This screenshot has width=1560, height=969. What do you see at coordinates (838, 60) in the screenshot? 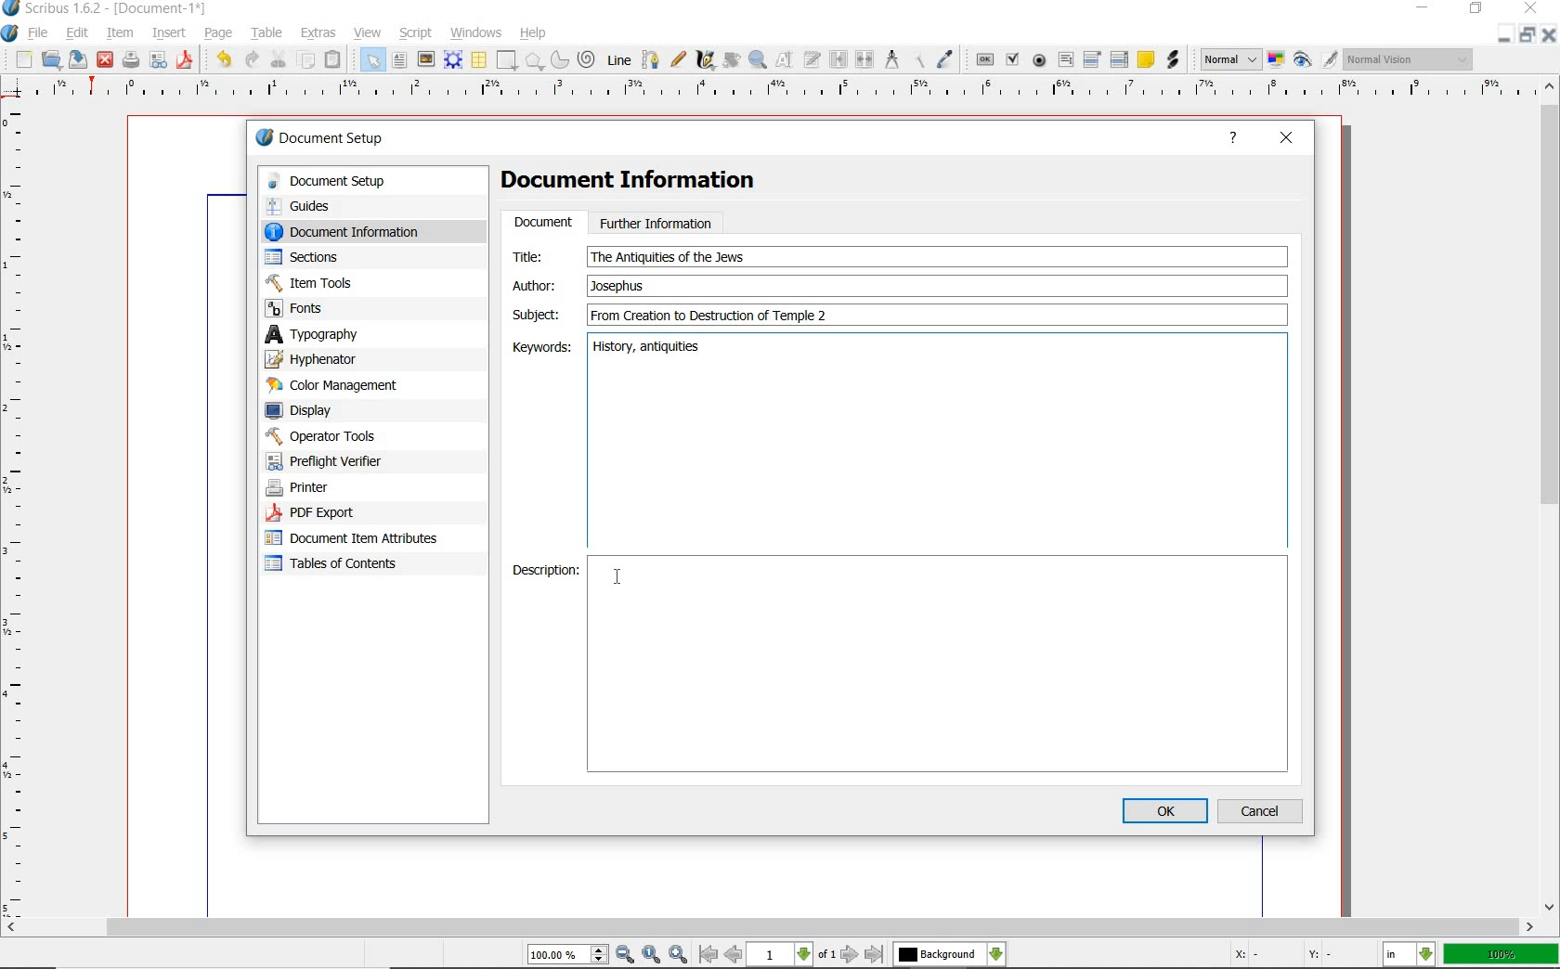
I see `link text frames` at bounding box center [838, 60].